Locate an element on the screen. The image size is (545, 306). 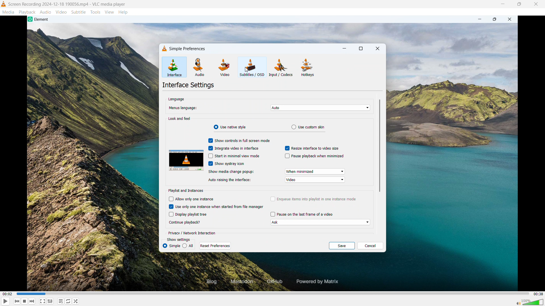
Time bar  is located at coordinates (274, 294).